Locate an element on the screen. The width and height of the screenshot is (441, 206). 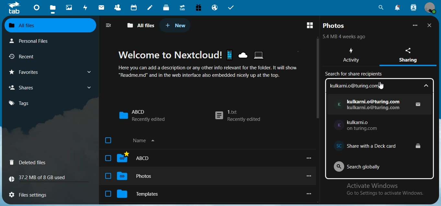
more options is located at coordinates (310, 194).